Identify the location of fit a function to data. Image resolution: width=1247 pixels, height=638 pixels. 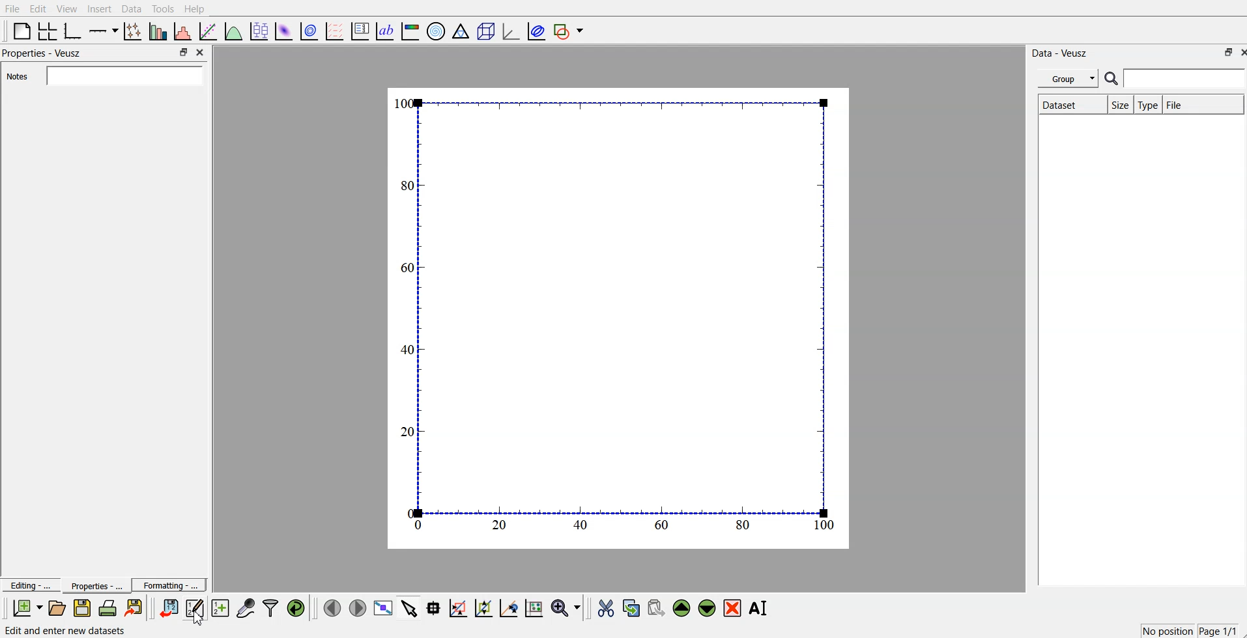
(208, 31).